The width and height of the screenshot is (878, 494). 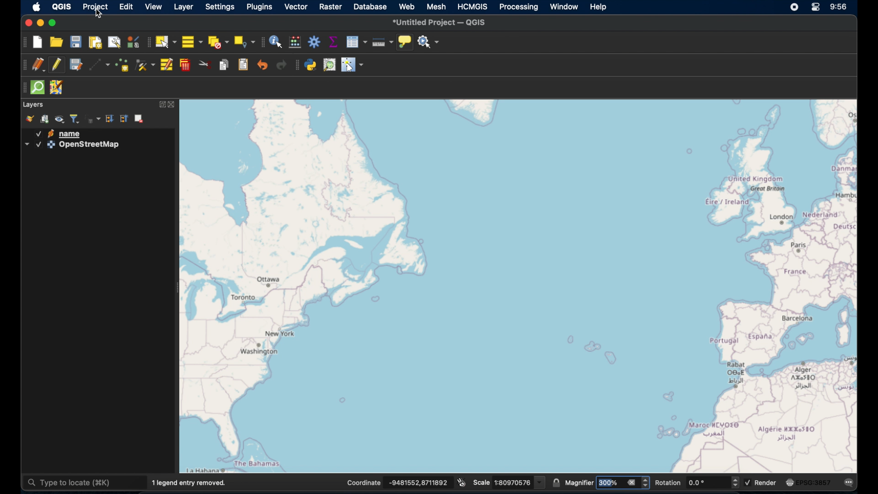 What do you see at coordinates (282, 66) in the screenshot?
I see `redo` at bounding box center [282, 66].